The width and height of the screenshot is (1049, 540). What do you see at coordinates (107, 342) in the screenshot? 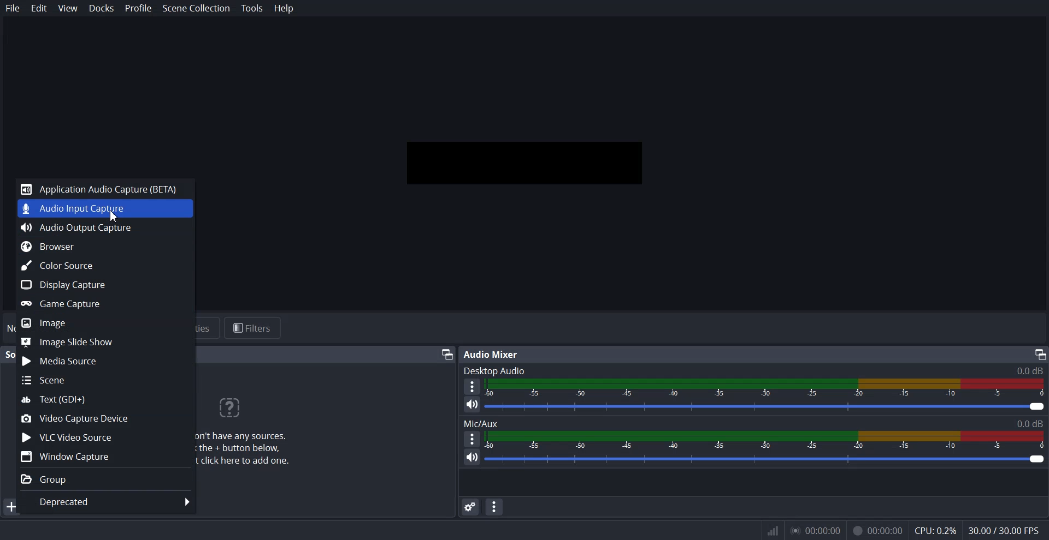
I see `Image slide show` at bounding box center [107, 342].